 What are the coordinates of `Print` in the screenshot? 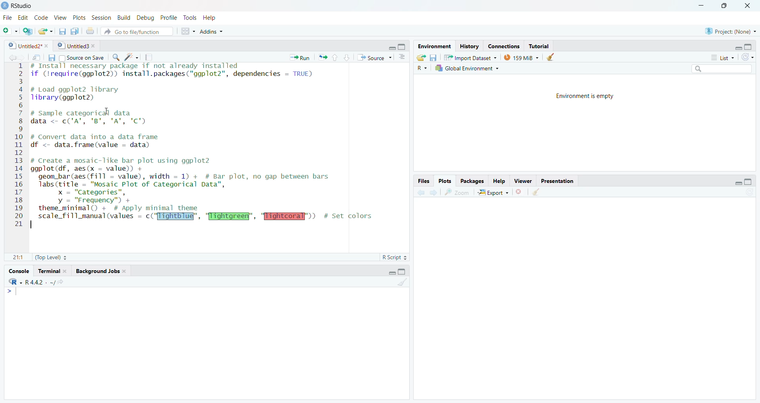 It's located at (90, 31).